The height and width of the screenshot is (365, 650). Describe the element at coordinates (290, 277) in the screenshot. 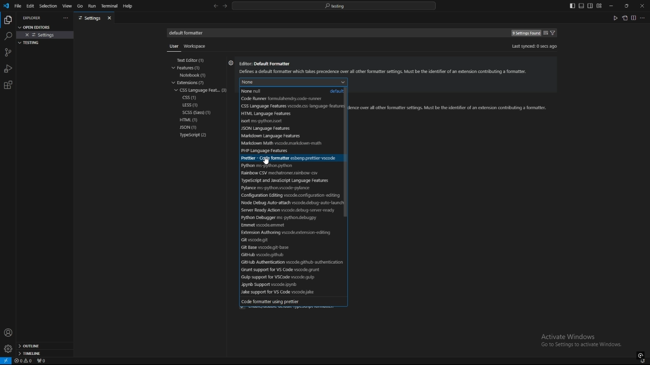

I see `gulp support for vscode` at that location.